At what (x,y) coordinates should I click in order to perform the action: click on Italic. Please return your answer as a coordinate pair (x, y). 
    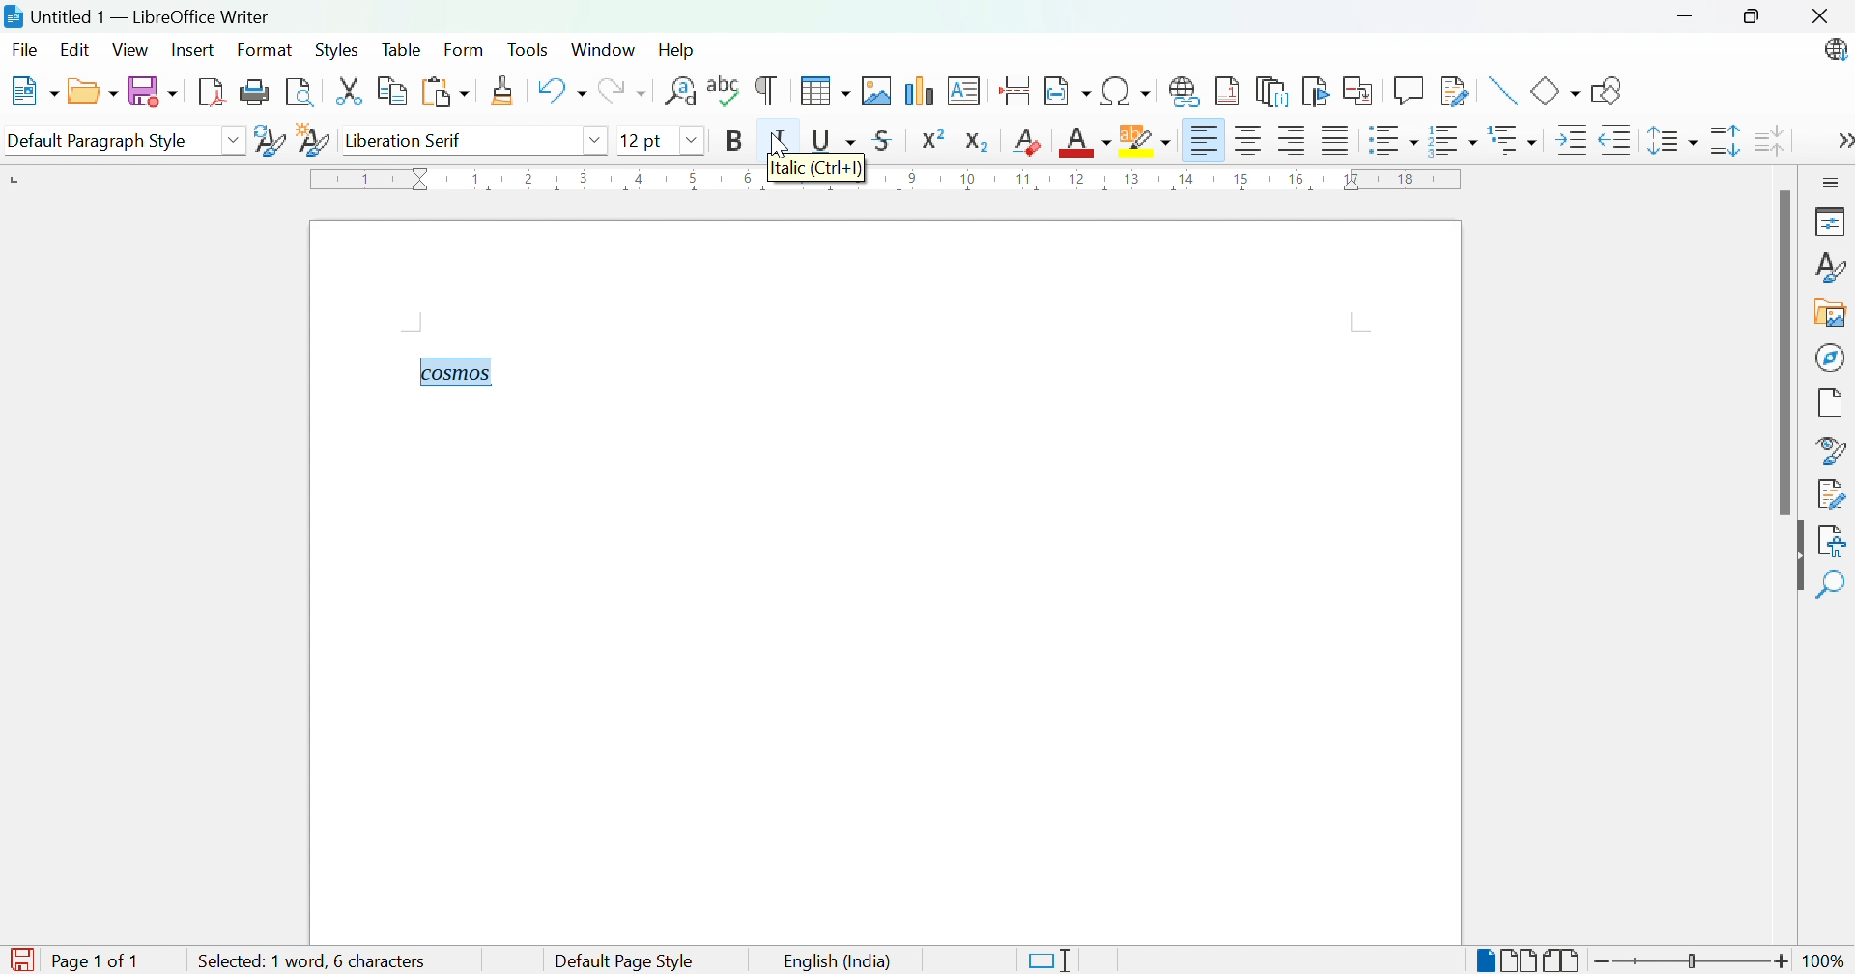
    Looking at the image, I should click on (781, 140).